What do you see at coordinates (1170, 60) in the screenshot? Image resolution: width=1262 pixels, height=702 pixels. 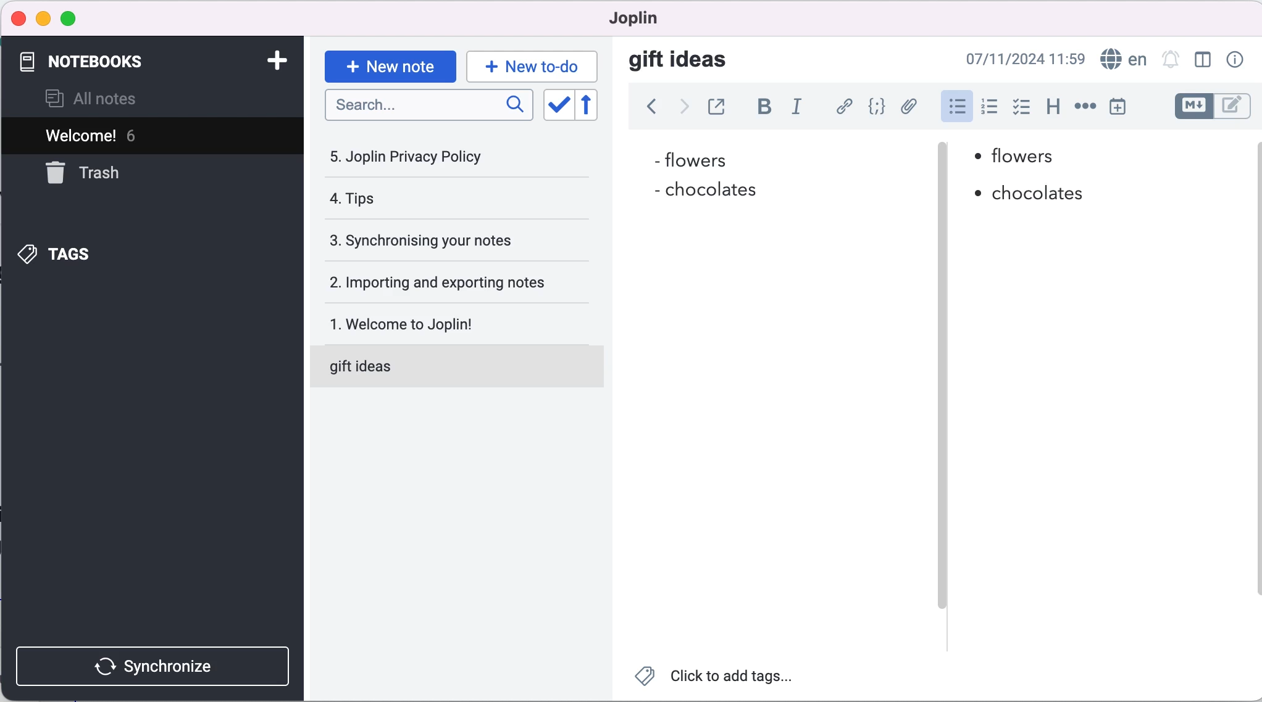 I see `set alarm` at bounding box center [1170, 60].